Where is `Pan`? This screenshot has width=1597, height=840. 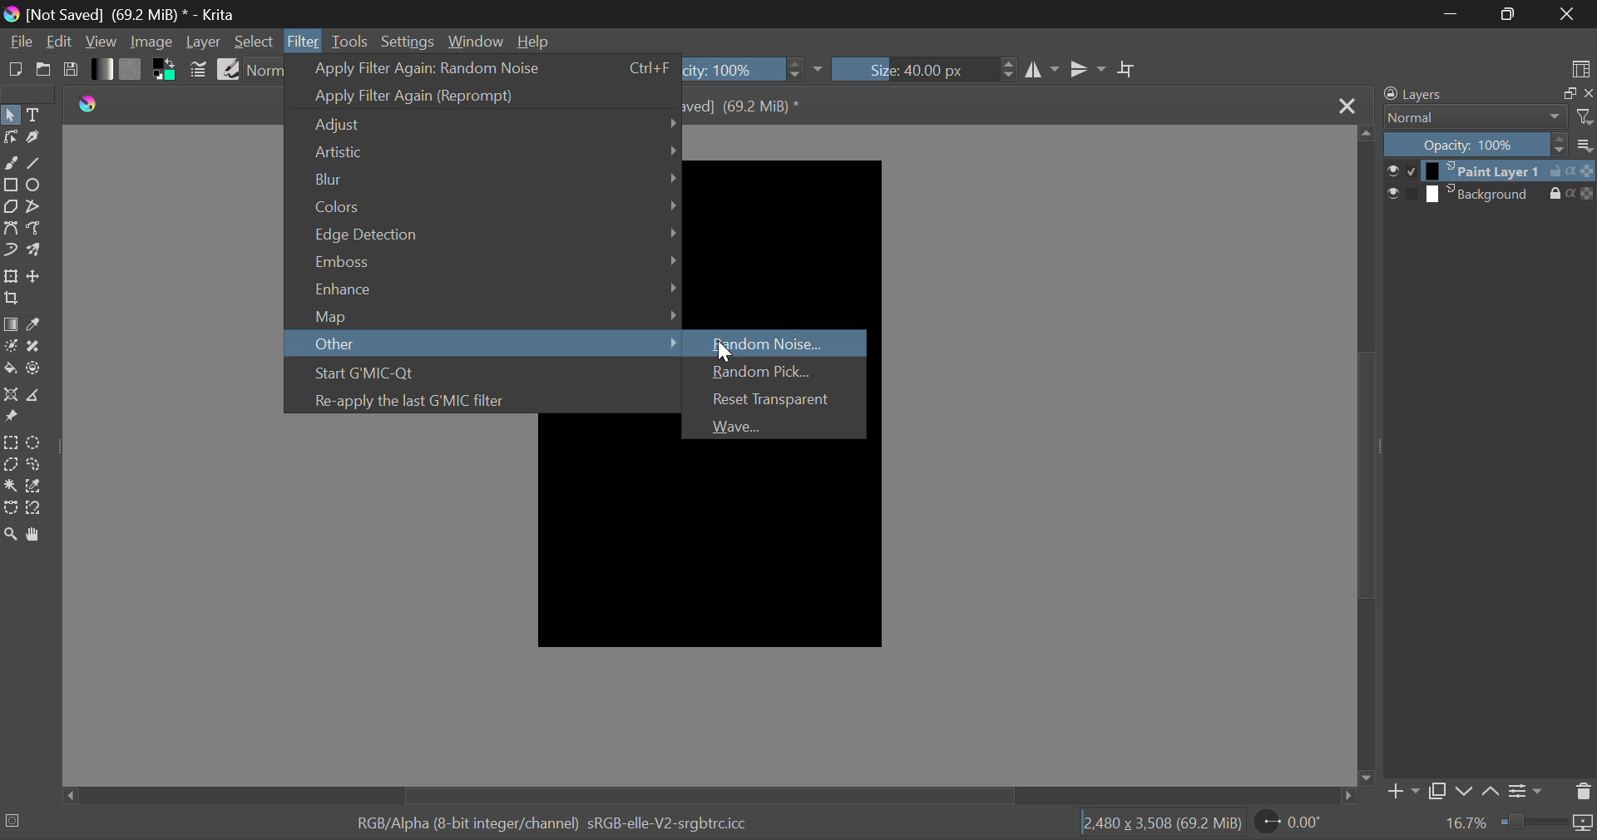 Pan is located at coordinates (38, 535).